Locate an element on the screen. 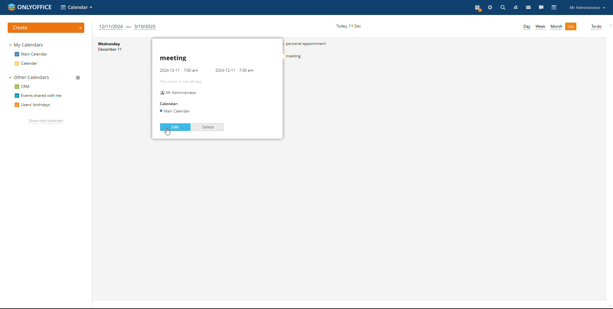 The height and width of the screenshot is (309, 613). next 3 months is located at coordinates (128, 27).